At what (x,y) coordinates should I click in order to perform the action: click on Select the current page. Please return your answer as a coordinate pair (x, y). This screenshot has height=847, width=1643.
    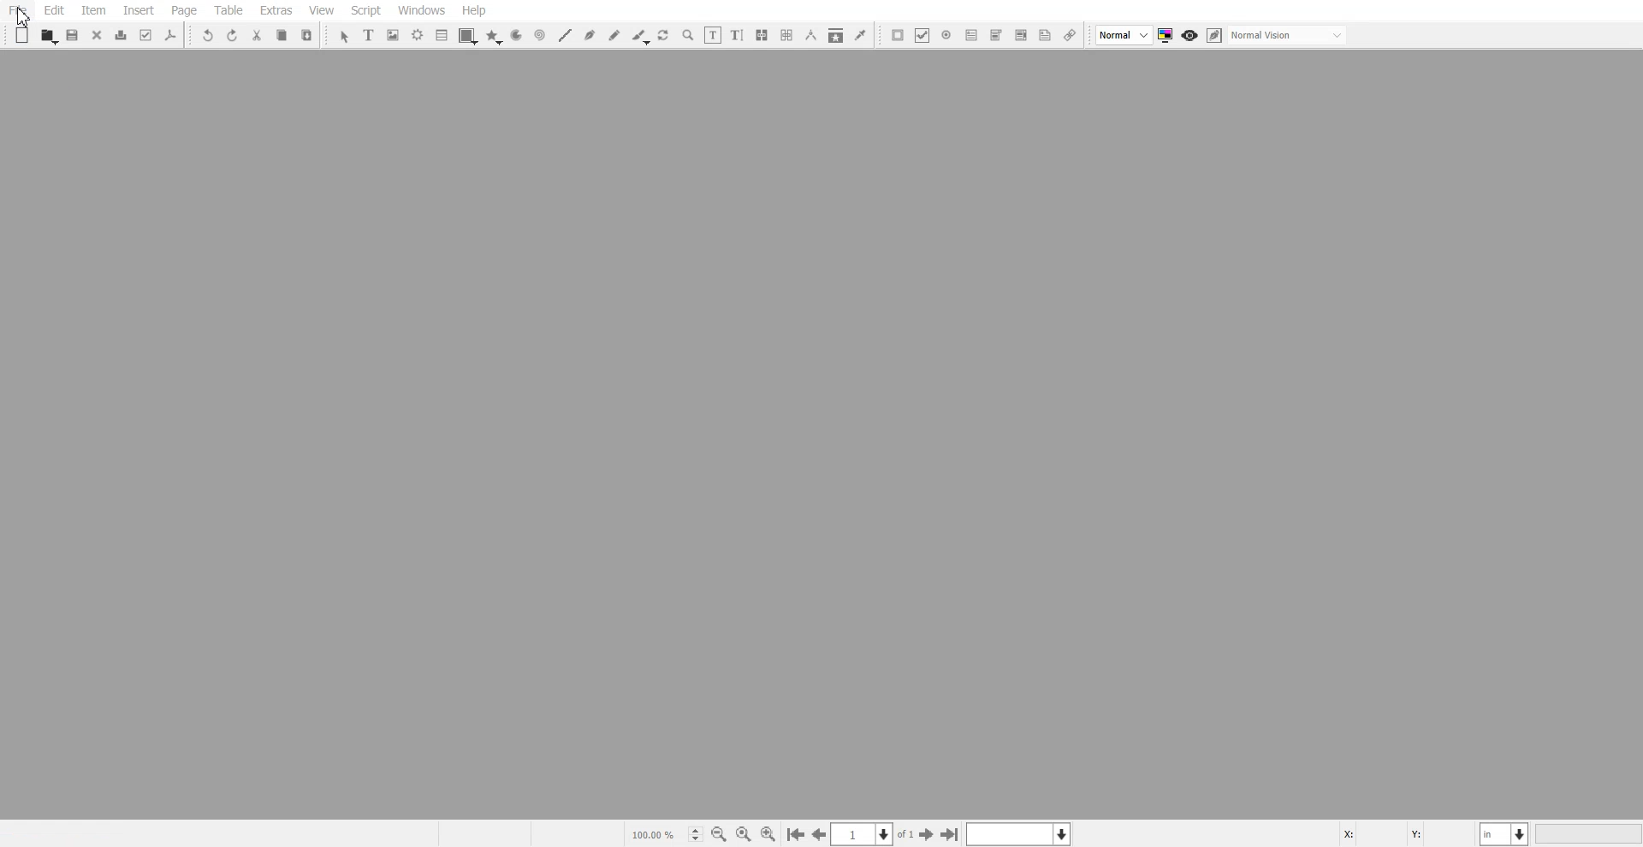
    Looking at the image, I should click on (874, 834).